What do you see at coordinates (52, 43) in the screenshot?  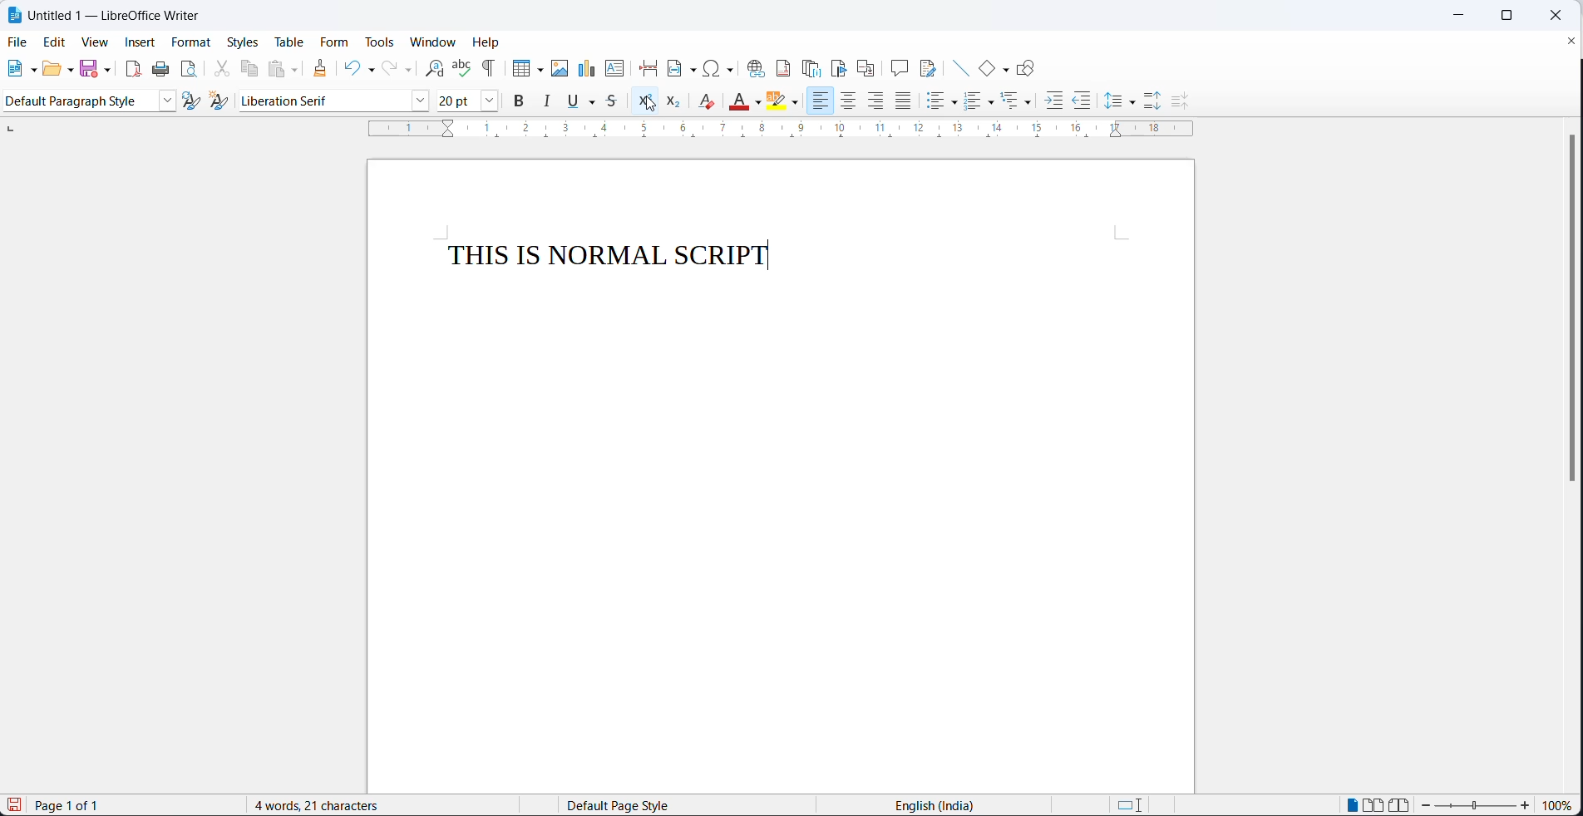 I see `edit` at bounding box center [52, 43].